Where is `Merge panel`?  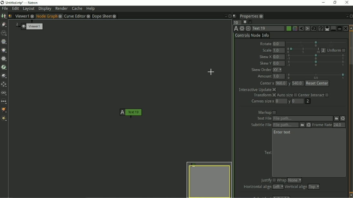
Merge panel is located at coordinates (333, 28).